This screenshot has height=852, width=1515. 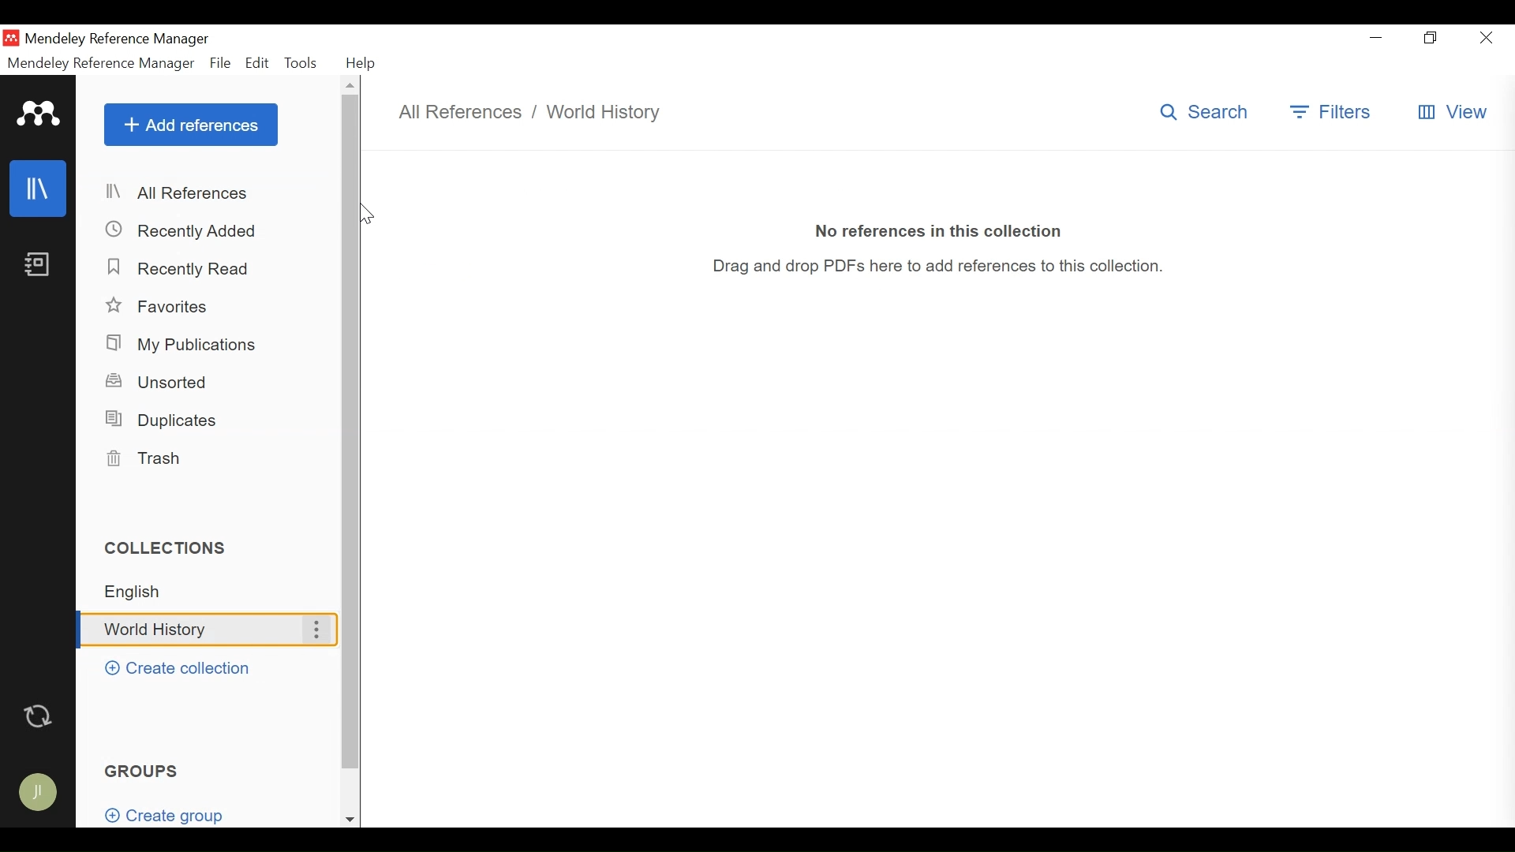 What do you see at coordinates (179, 267) in the screenshot?
I see `Recently Read` at bounding box center [179, 267].